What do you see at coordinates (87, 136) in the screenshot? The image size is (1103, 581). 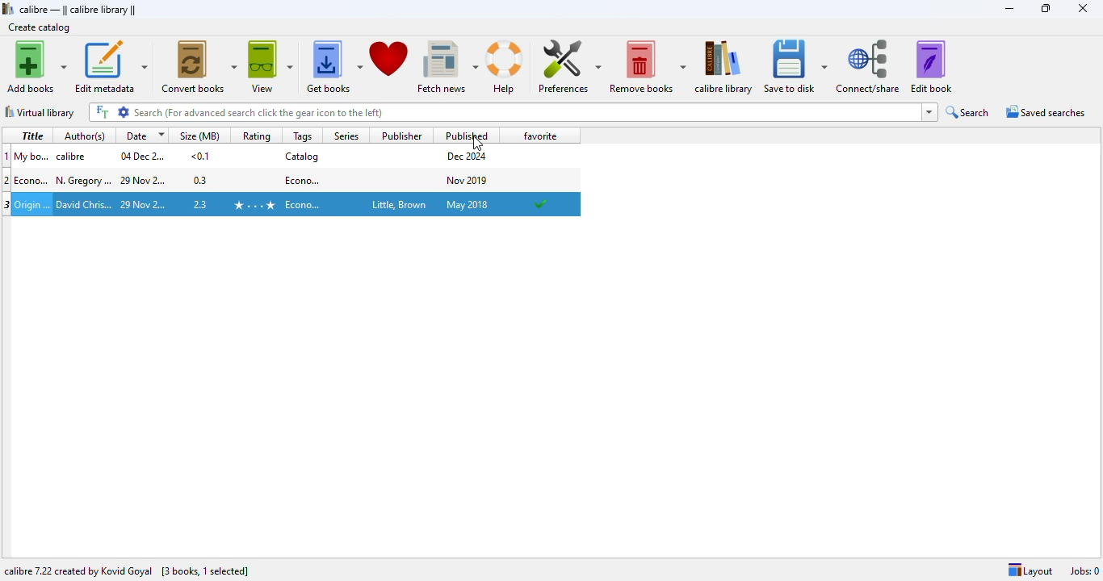 I see `author(s)` at bounding box center [87, 136].